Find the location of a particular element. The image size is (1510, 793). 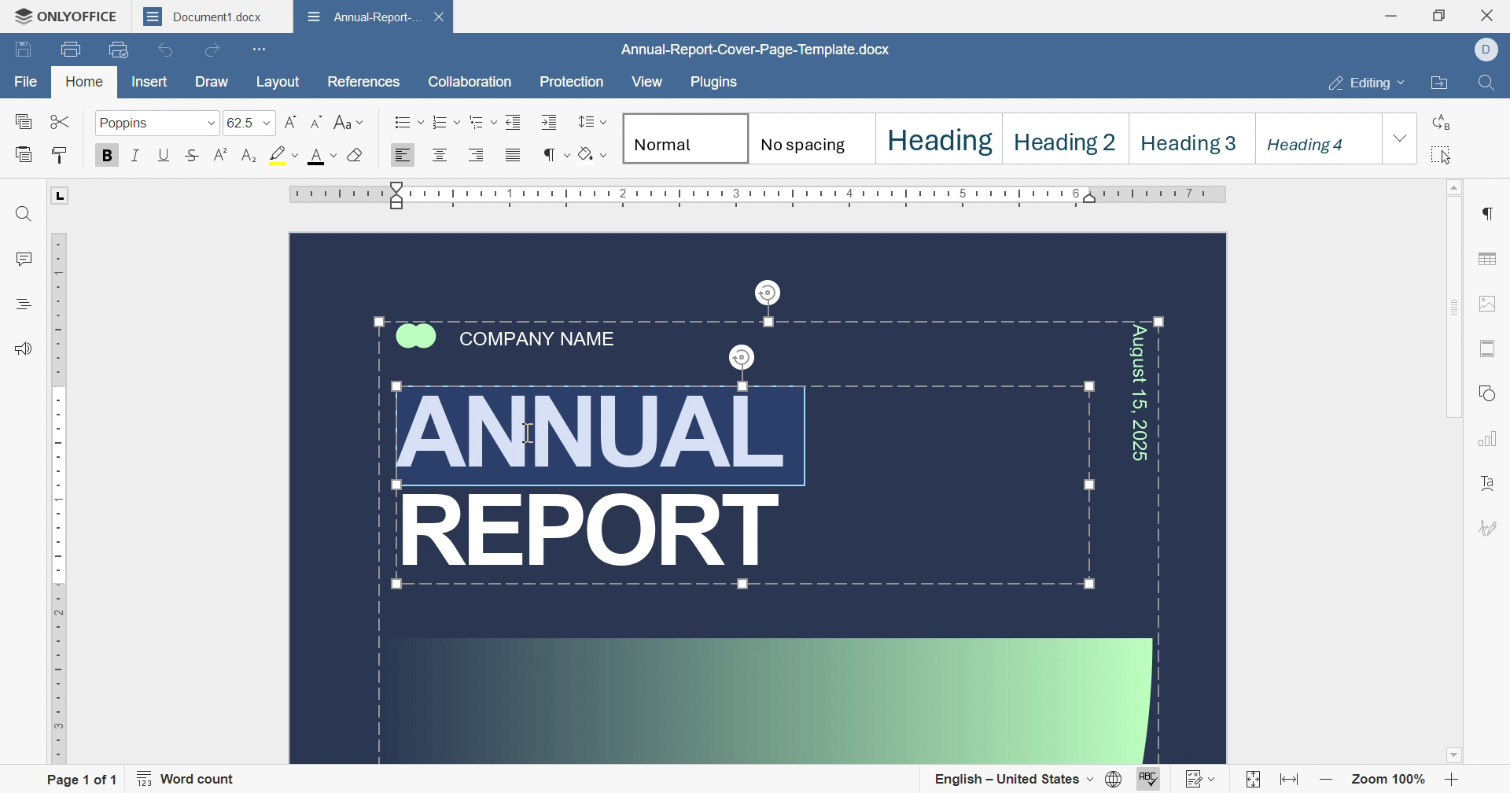

protection is located at coordinates (570, 86).